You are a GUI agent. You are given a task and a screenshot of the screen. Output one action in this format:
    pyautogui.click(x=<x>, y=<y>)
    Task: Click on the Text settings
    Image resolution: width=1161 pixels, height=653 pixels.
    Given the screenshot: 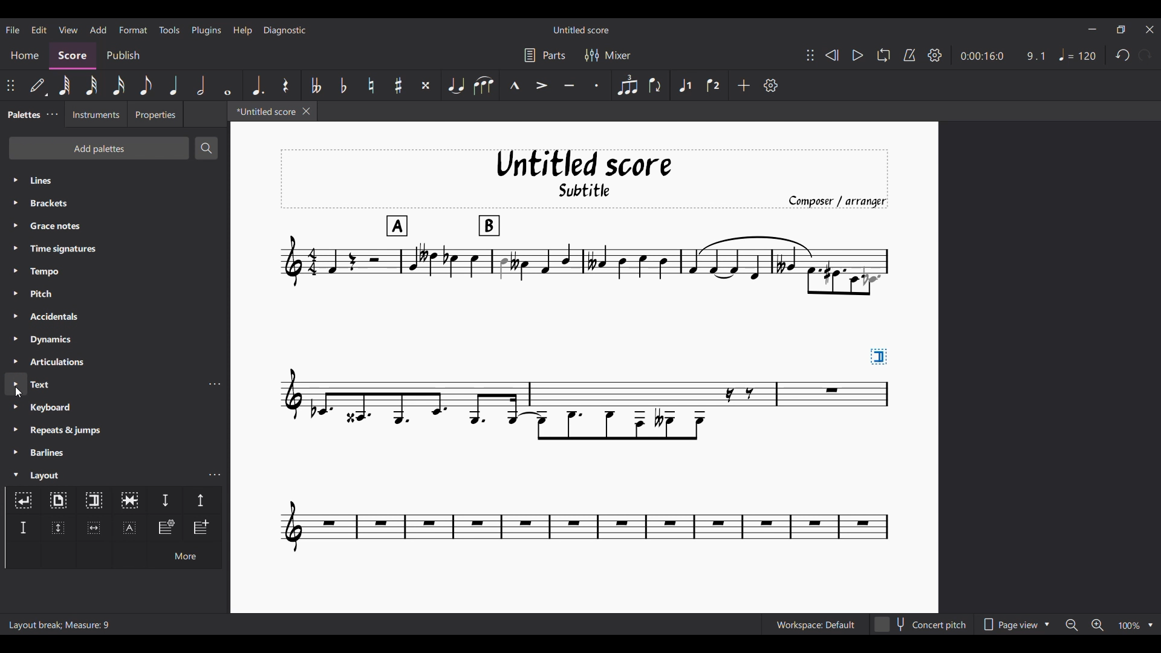 What is the action you would take?
    pyautogui.click(x=215, y=384)
    